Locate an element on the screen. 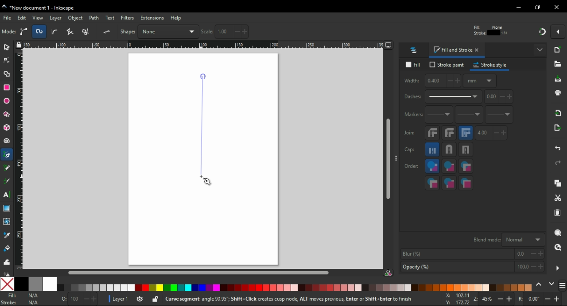 The width and height of the screenshot is (567, 306). print is located at coordinates (557, 92).